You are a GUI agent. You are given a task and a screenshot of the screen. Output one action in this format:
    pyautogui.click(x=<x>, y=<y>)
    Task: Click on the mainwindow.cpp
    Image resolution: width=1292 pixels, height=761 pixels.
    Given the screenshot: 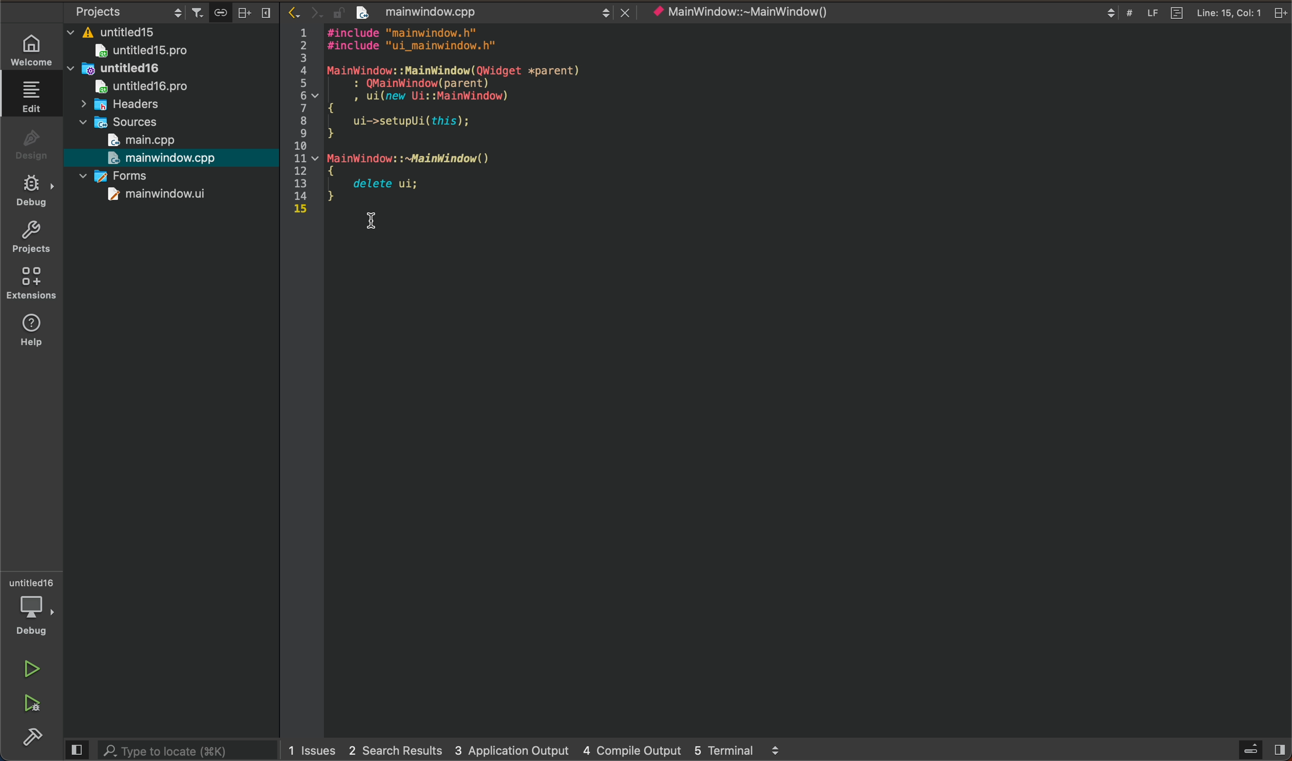 What is the action you would take?
    pyautogui.click(x=494, y=13)
    